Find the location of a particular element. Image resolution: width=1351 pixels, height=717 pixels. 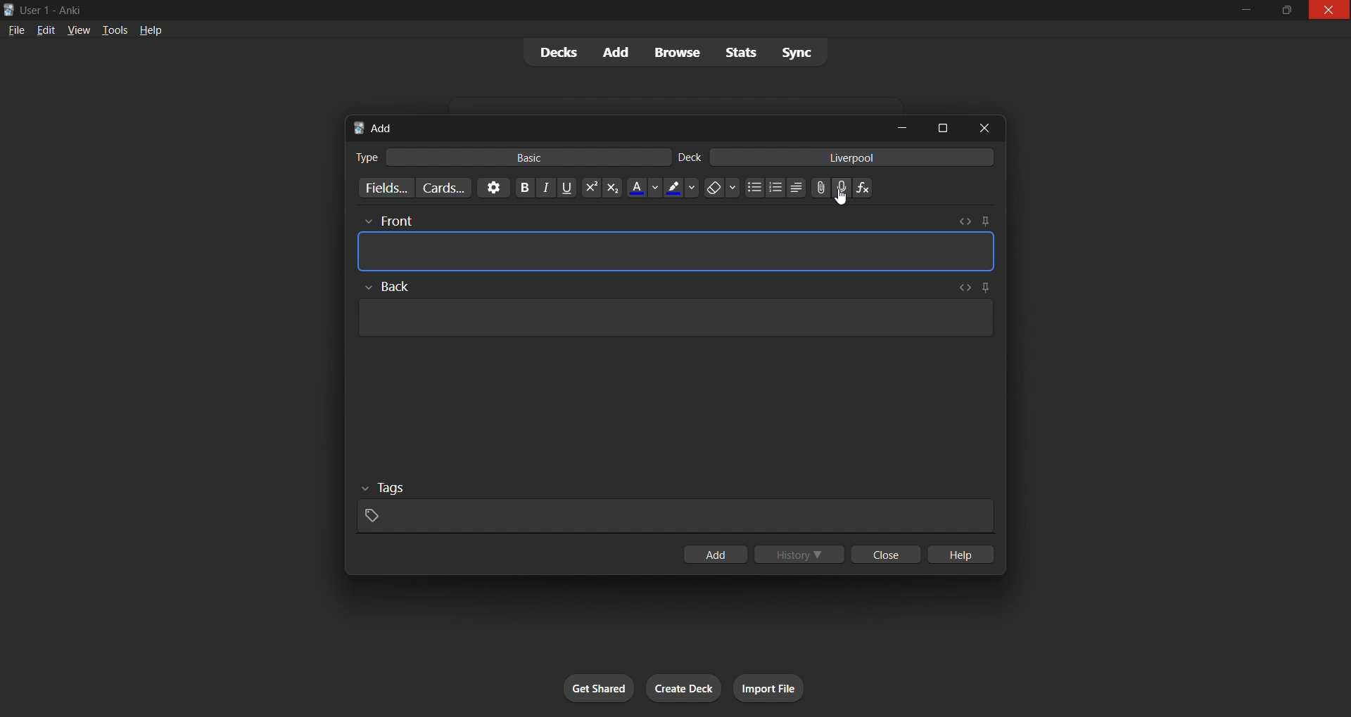

cursor is located at coordinates (842, 197).